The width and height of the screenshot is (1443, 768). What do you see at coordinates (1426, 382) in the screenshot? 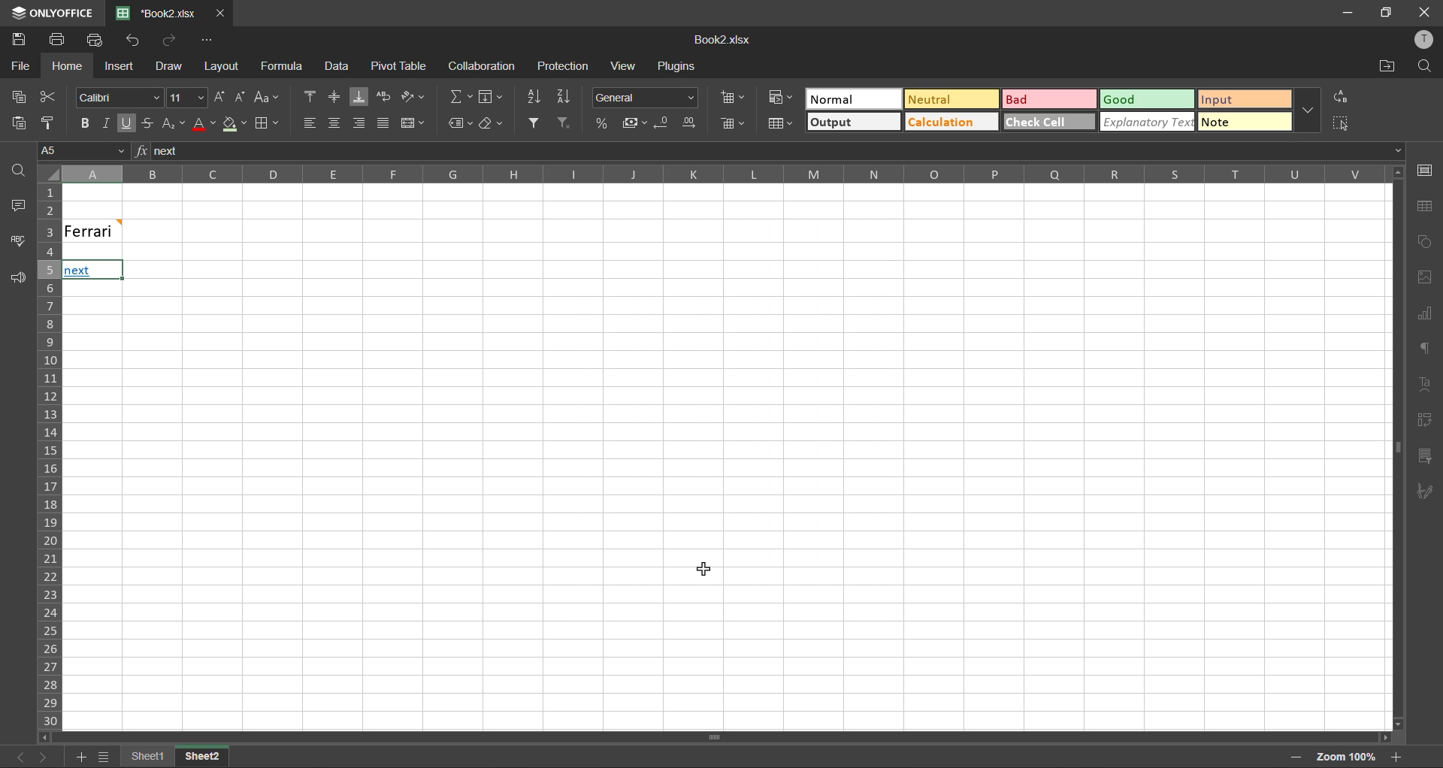
I see `text` at bounding box center [1426, 382].